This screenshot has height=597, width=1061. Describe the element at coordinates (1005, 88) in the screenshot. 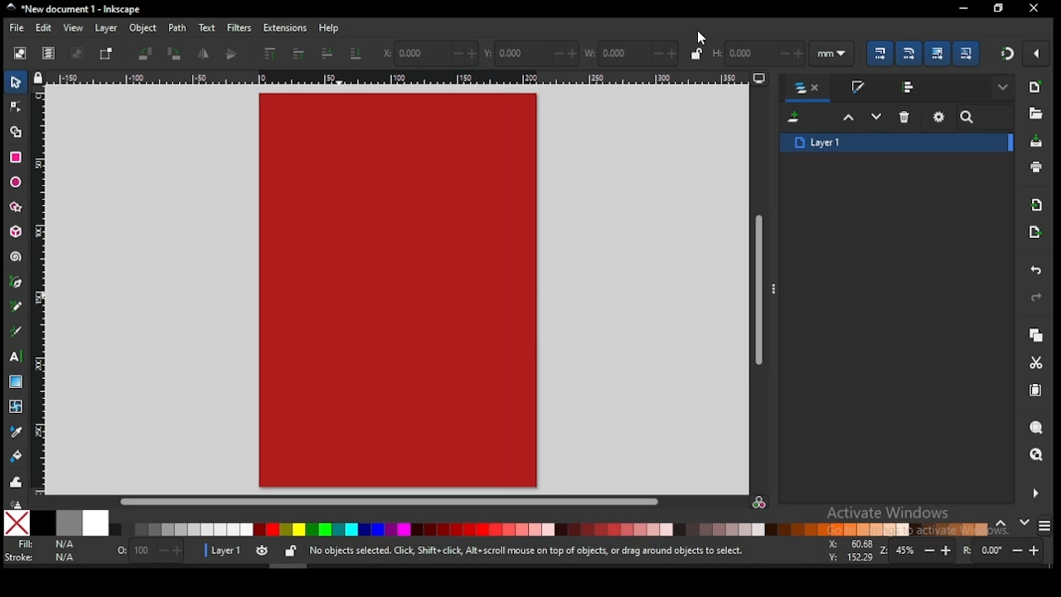

I see `show` at that location.